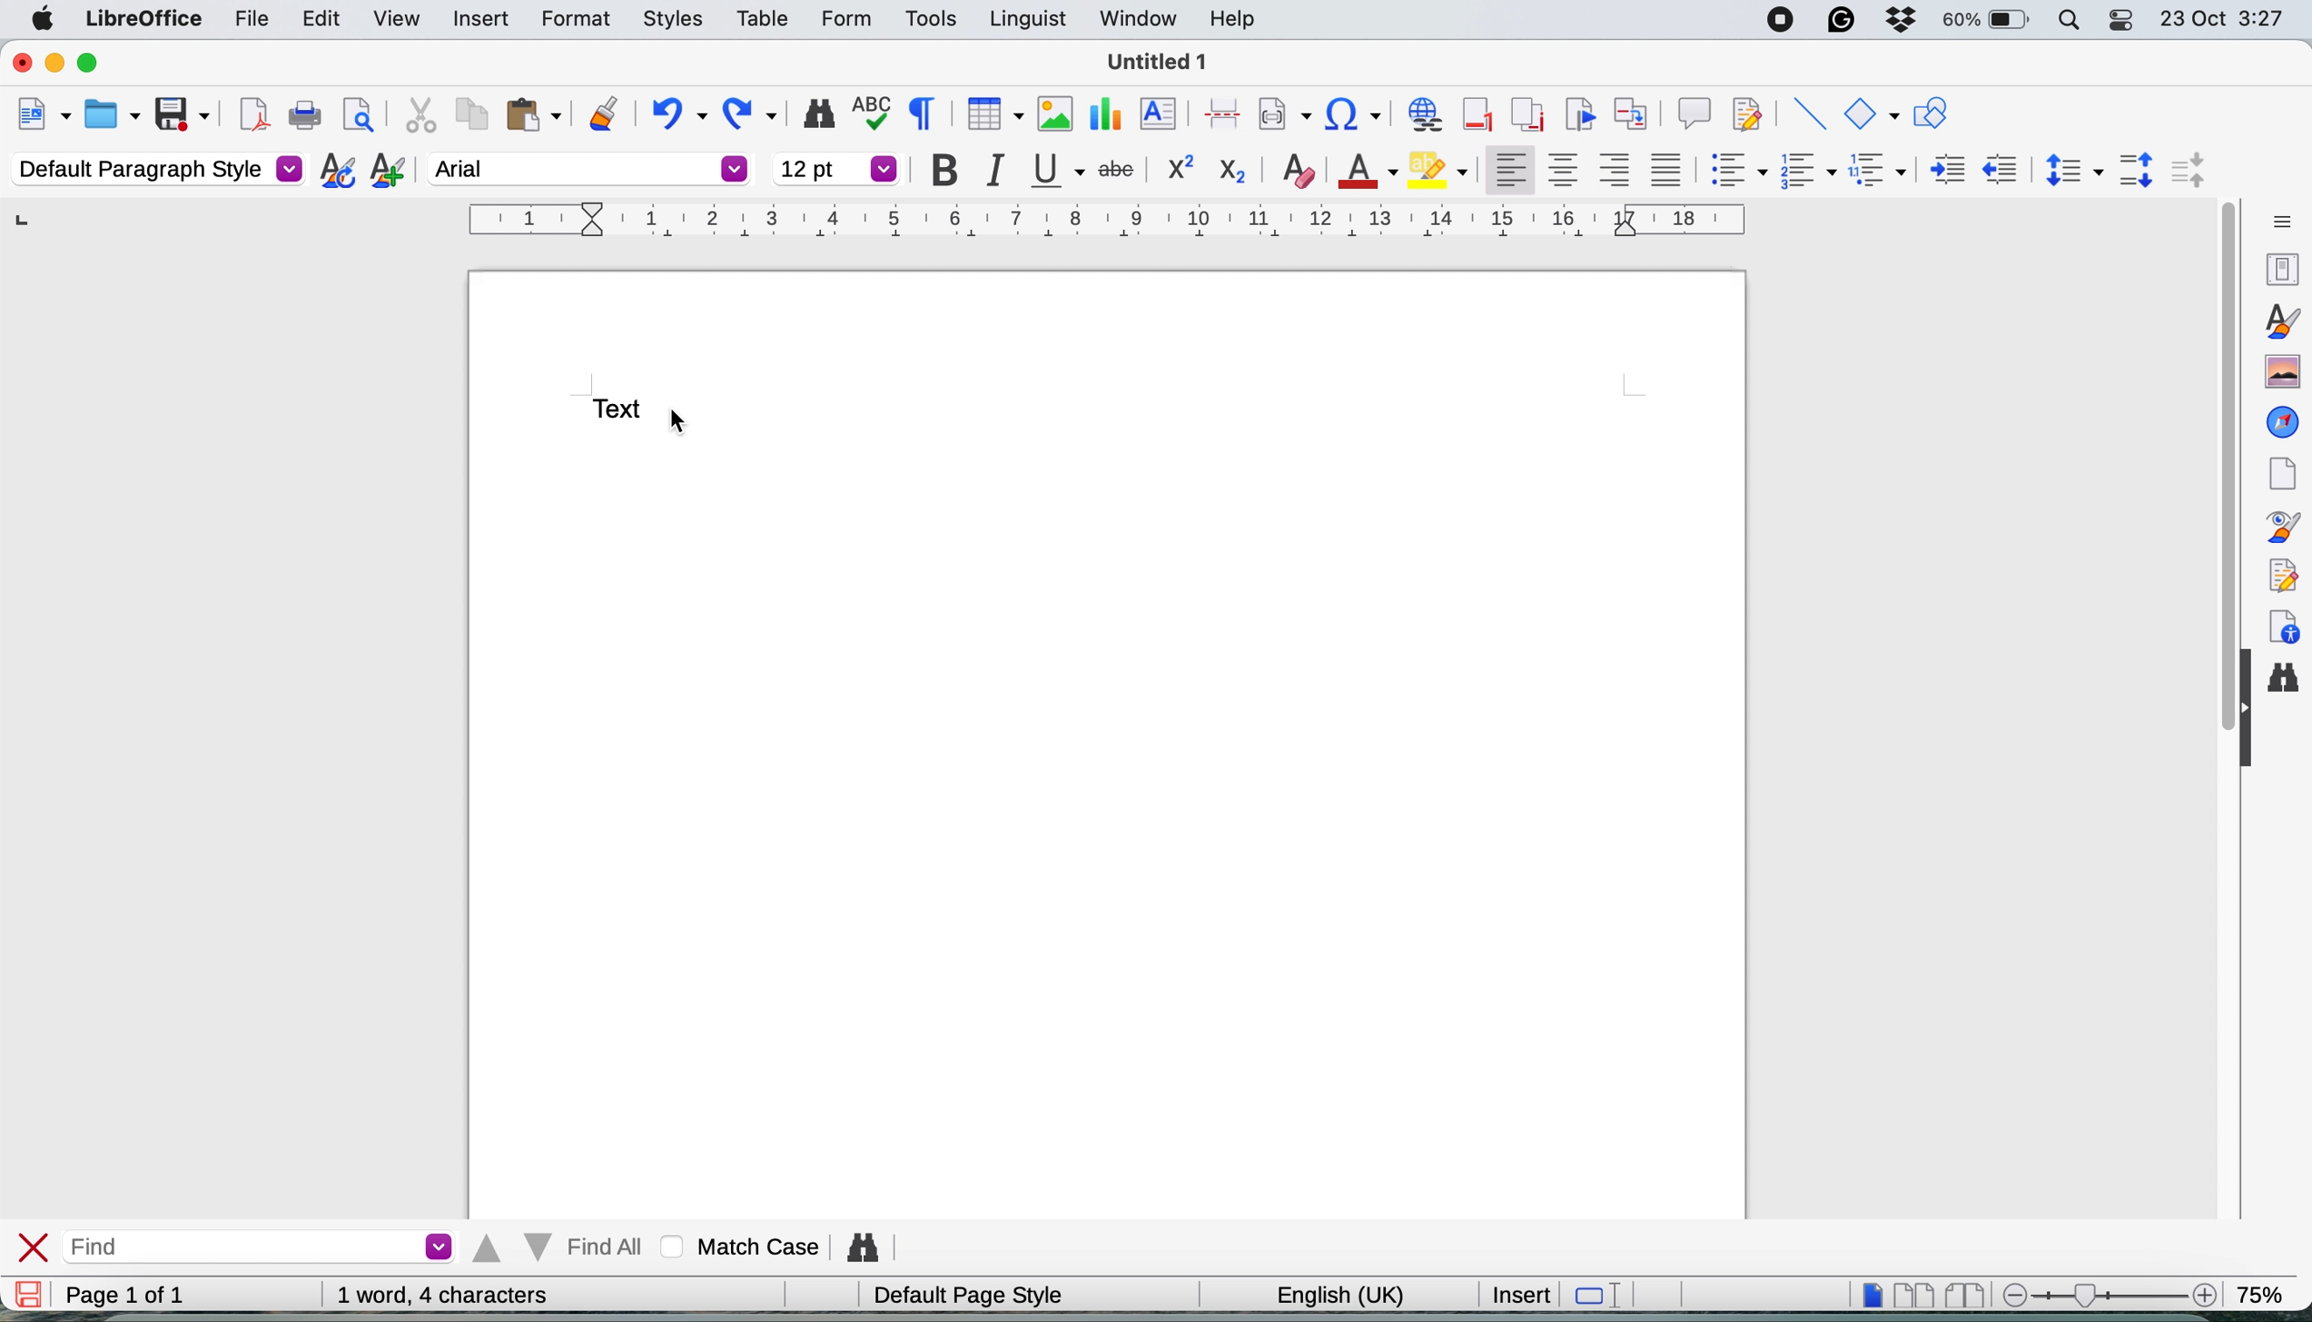  Describe the element at coordinates (443, 1295) in the screenshot. I see `word and character count` at that location.